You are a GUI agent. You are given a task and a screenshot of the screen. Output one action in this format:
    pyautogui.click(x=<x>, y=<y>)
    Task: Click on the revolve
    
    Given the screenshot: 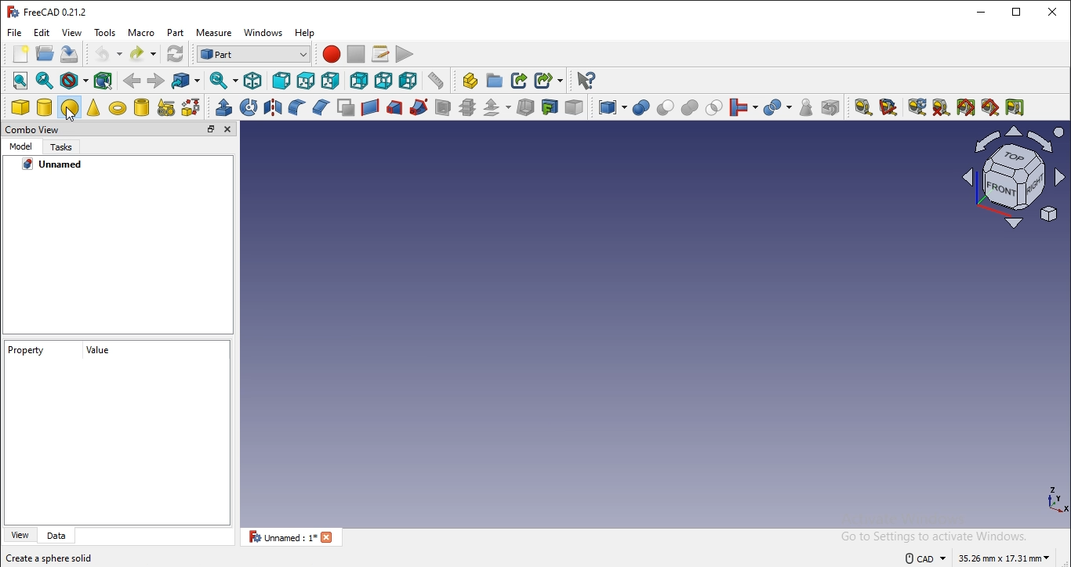 What is the action you would take?
    pyautogui.click(x=248, y=107)
    